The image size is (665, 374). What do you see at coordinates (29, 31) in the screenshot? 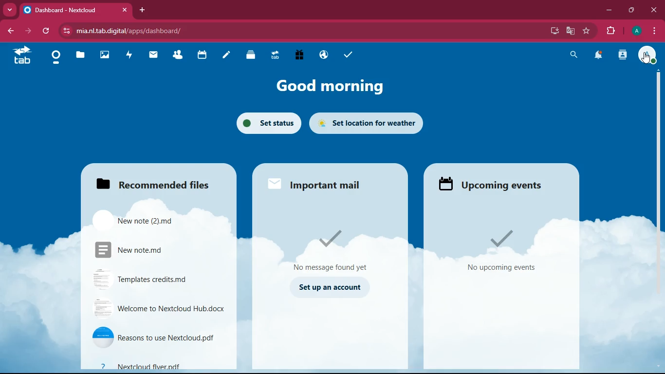
I see `forward` at bounding box center [29, 31].